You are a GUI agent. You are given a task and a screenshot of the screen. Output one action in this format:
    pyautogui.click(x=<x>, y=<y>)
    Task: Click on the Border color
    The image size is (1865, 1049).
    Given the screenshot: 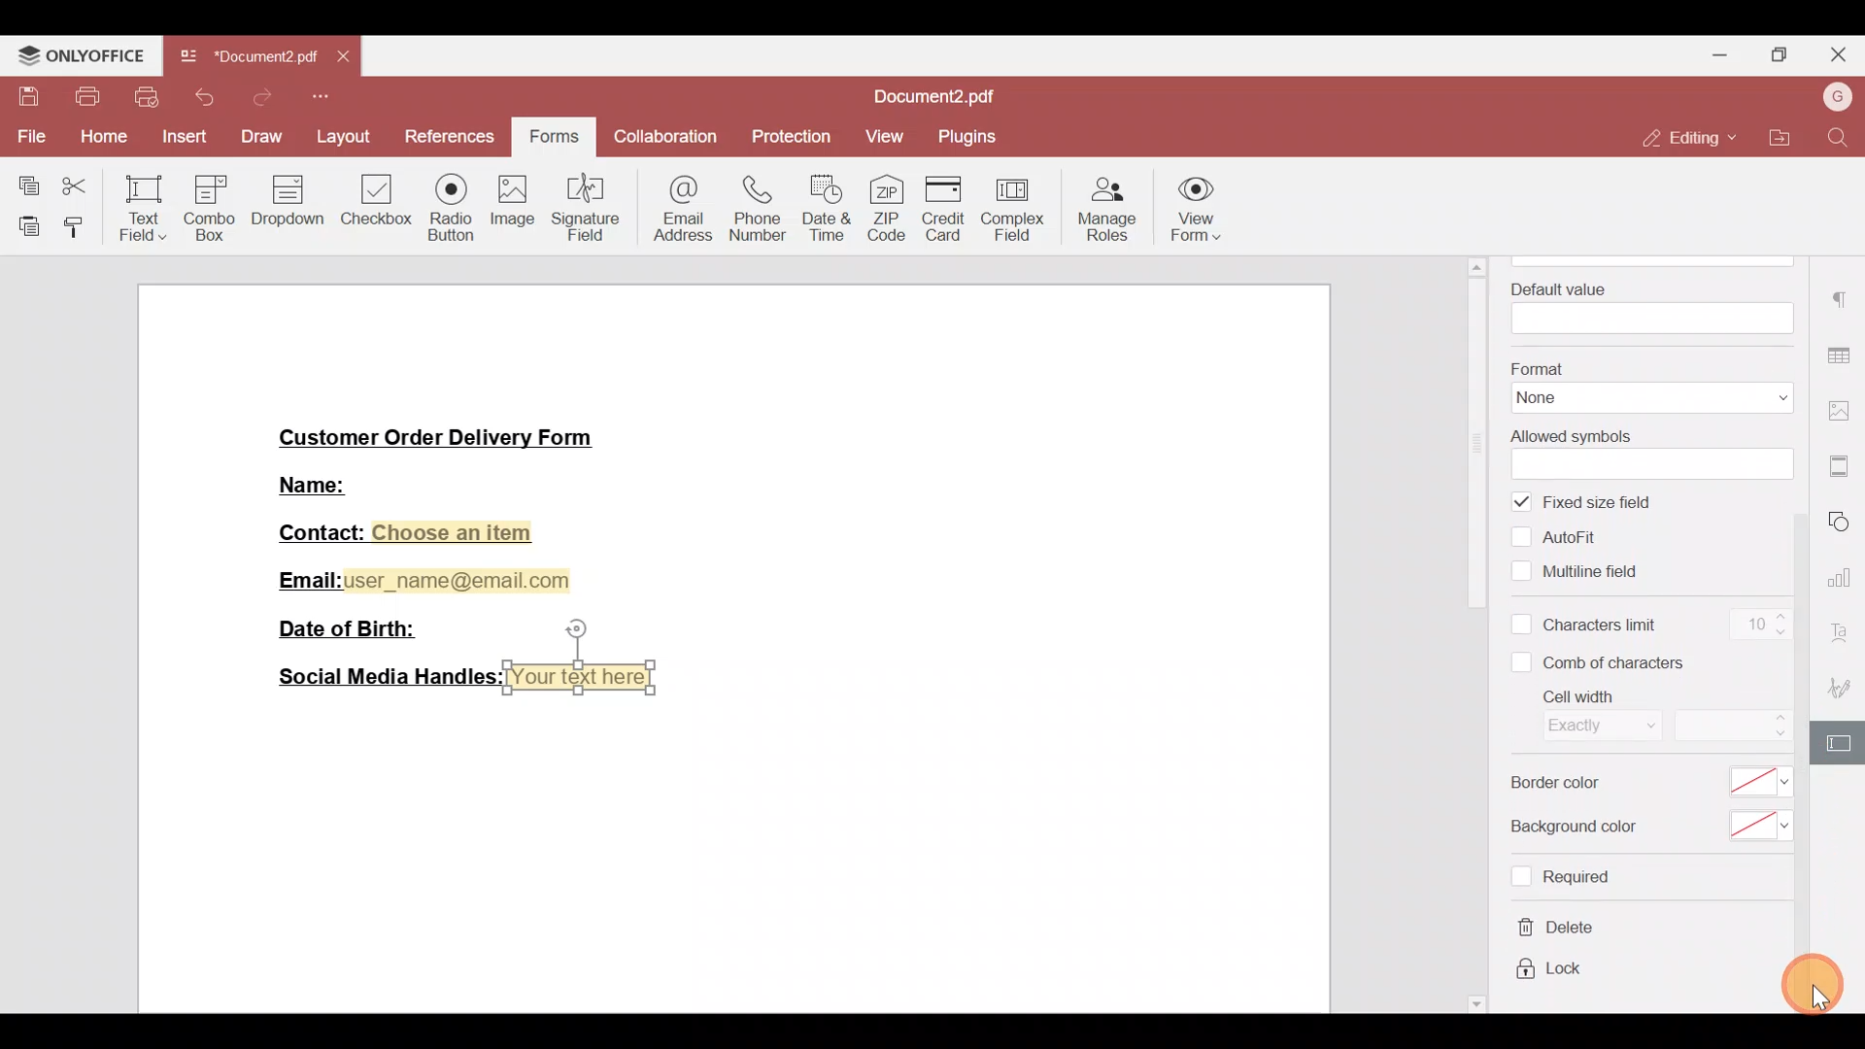 What is the action you would take?
    pyautogui.click(x=1645, y=787)
    